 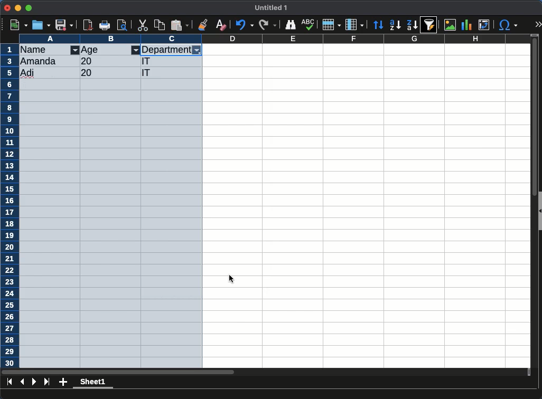 I want to click on undo, so click(x=245, y=25).